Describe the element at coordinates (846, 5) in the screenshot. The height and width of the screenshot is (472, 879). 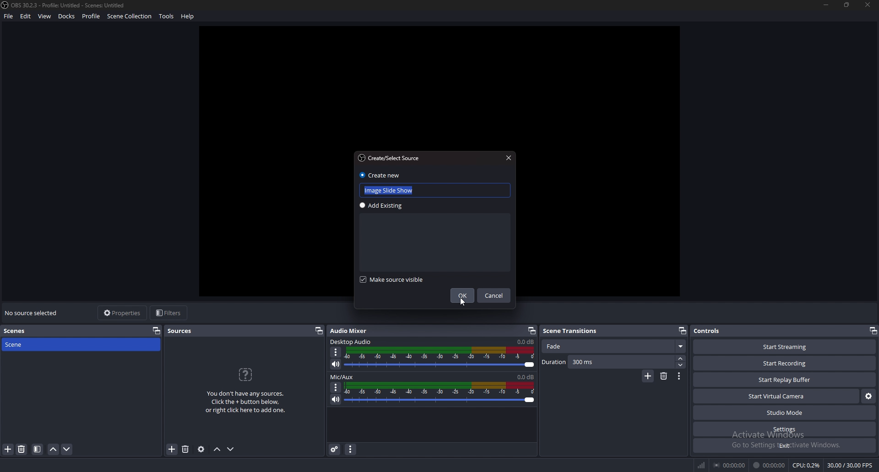
I see `resize` at that location.